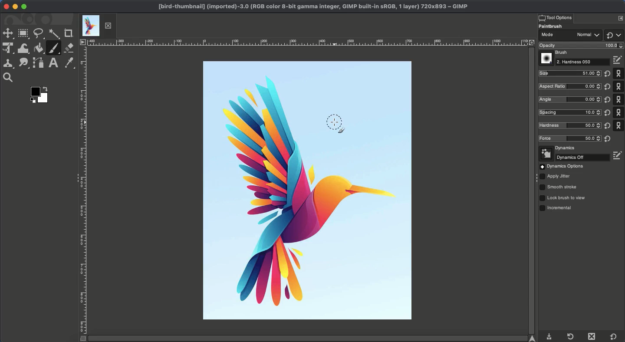 The height and width of the screenshot is (342, 625). What do you see at coordinates (41, 95) in the screenshot?
I see `Color` at bounding box center [41, 95].